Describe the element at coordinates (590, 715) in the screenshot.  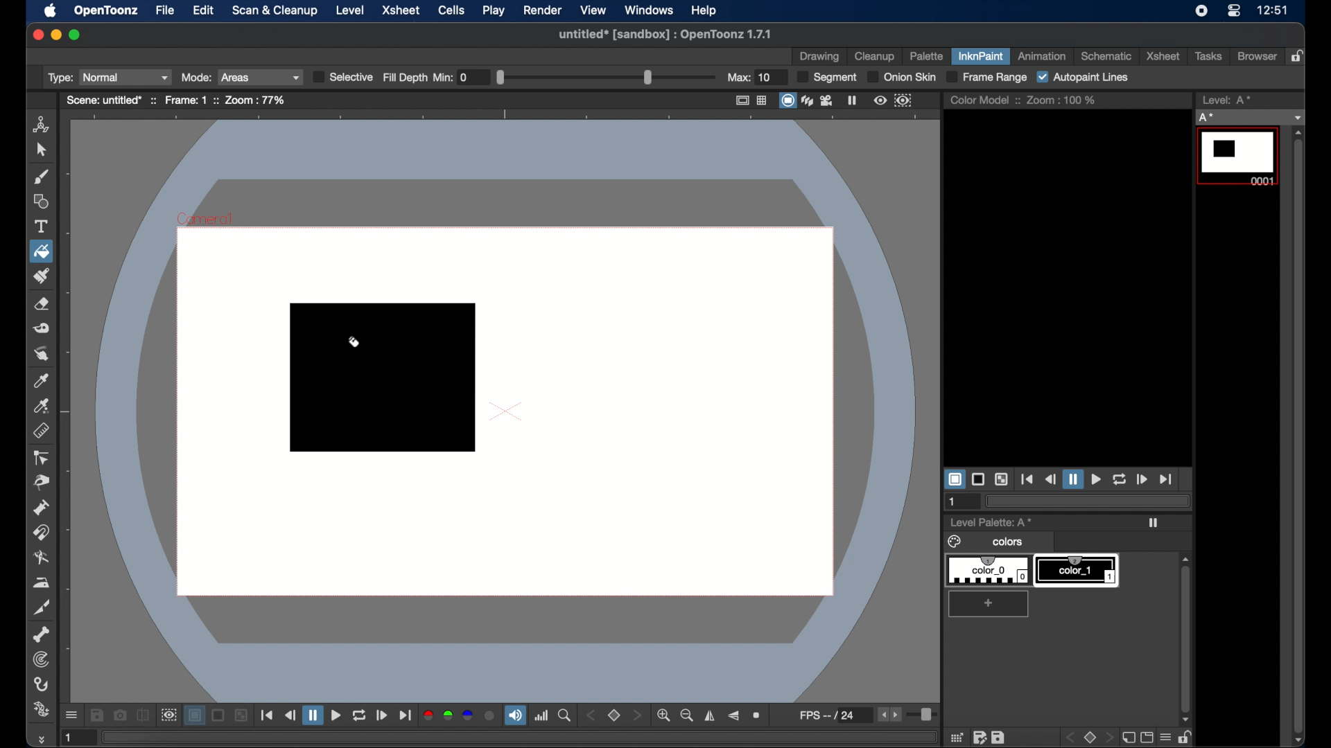
I see `stepper button` at that location.